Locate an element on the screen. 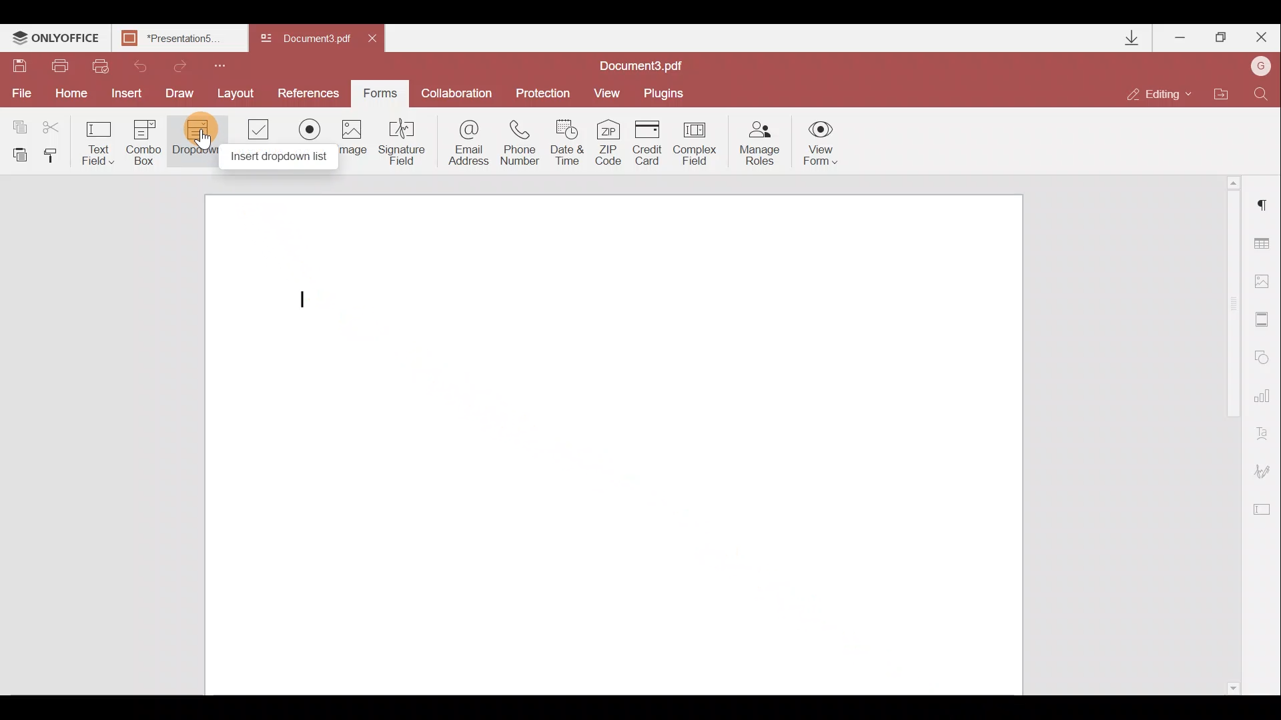 The image size is (1281, 720). Date & time is located at coordinates (568, 145).